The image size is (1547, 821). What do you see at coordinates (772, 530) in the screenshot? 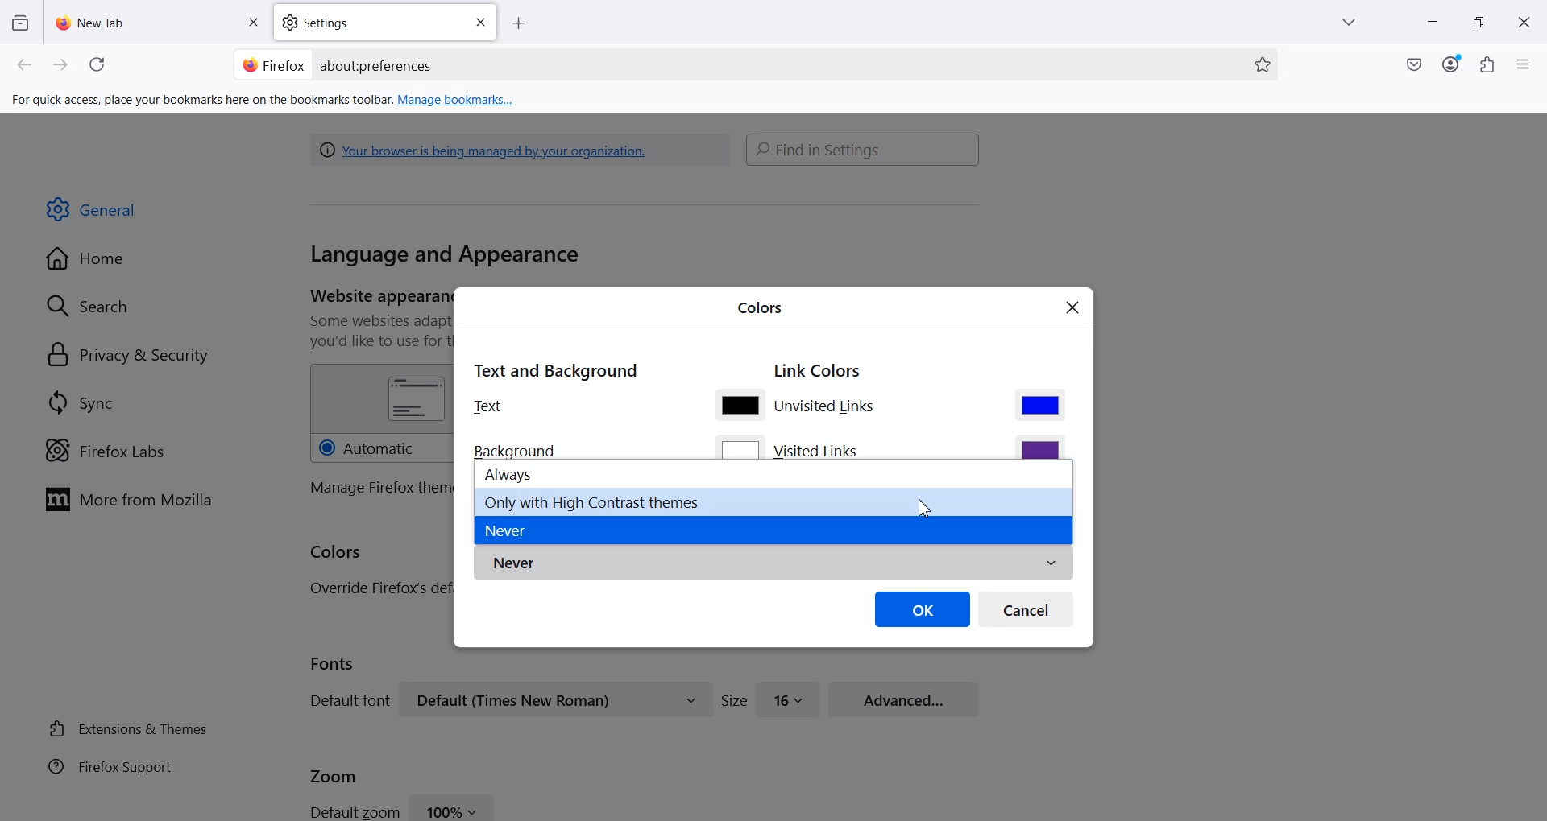
I see `Never` at bounding box center [772, 530].